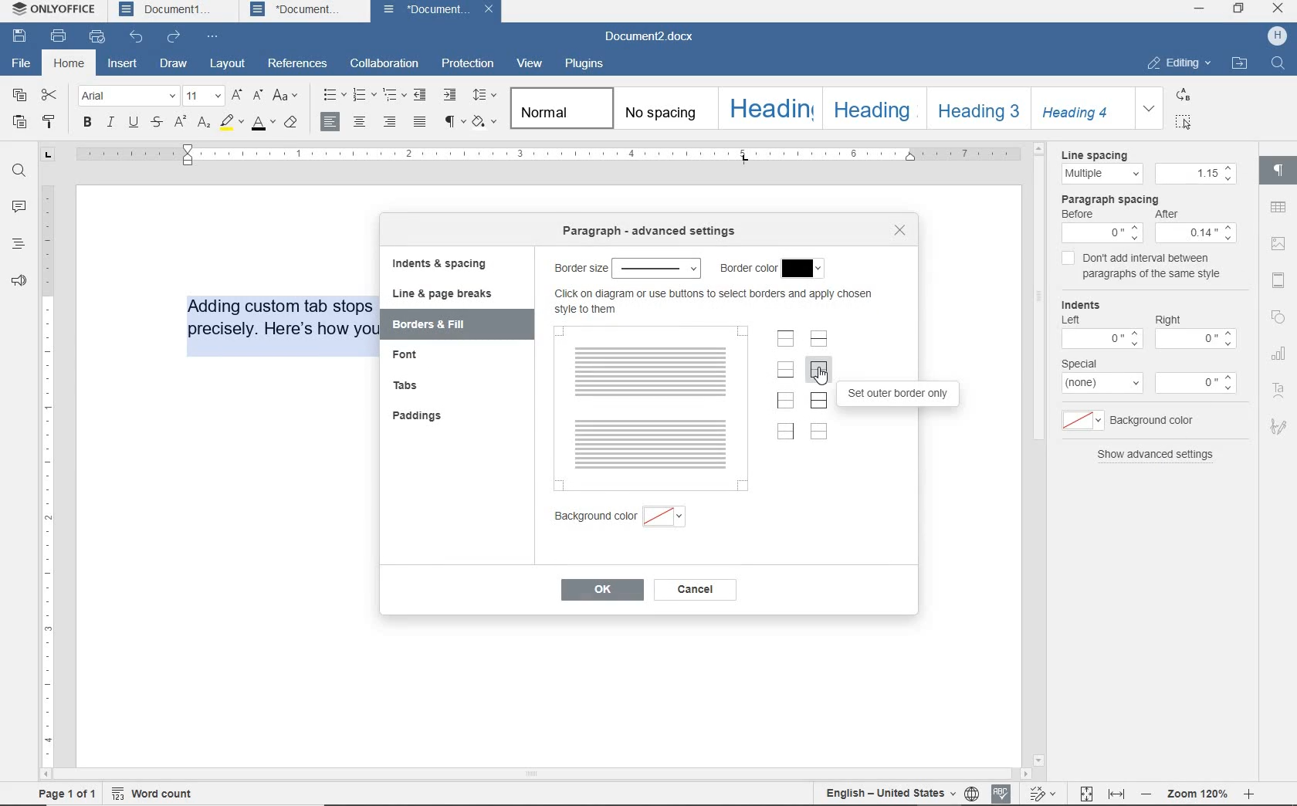 This screenshot has width=1297, height=806. What do you see at coordinates (1185, 122) in the screenshot?
I see `select all` at bounding box center [1185, 122].